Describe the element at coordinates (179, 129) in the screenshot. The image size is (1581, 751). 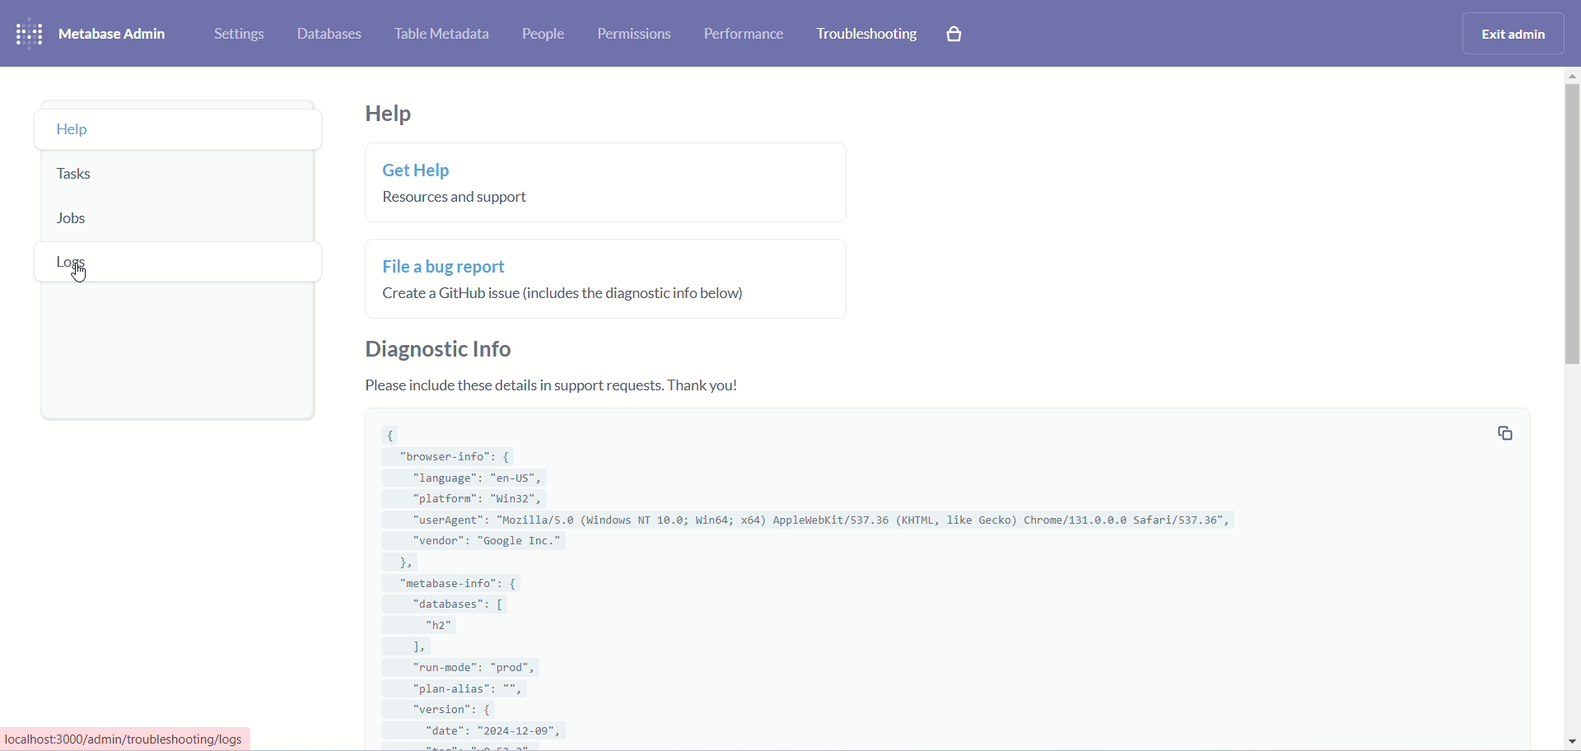
I see `help` at that location.